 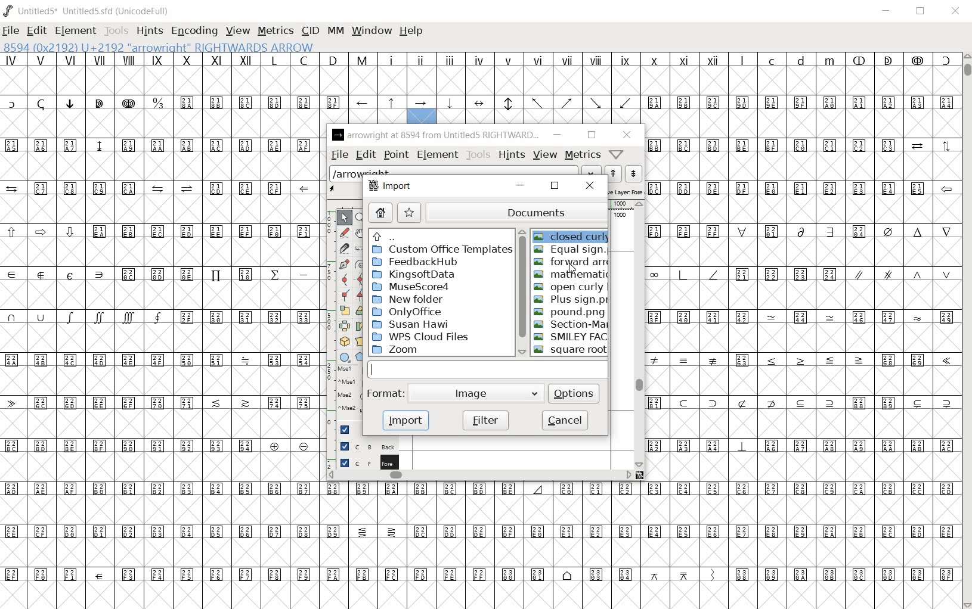 I want to click on pointer, so click(x=344, y=219).